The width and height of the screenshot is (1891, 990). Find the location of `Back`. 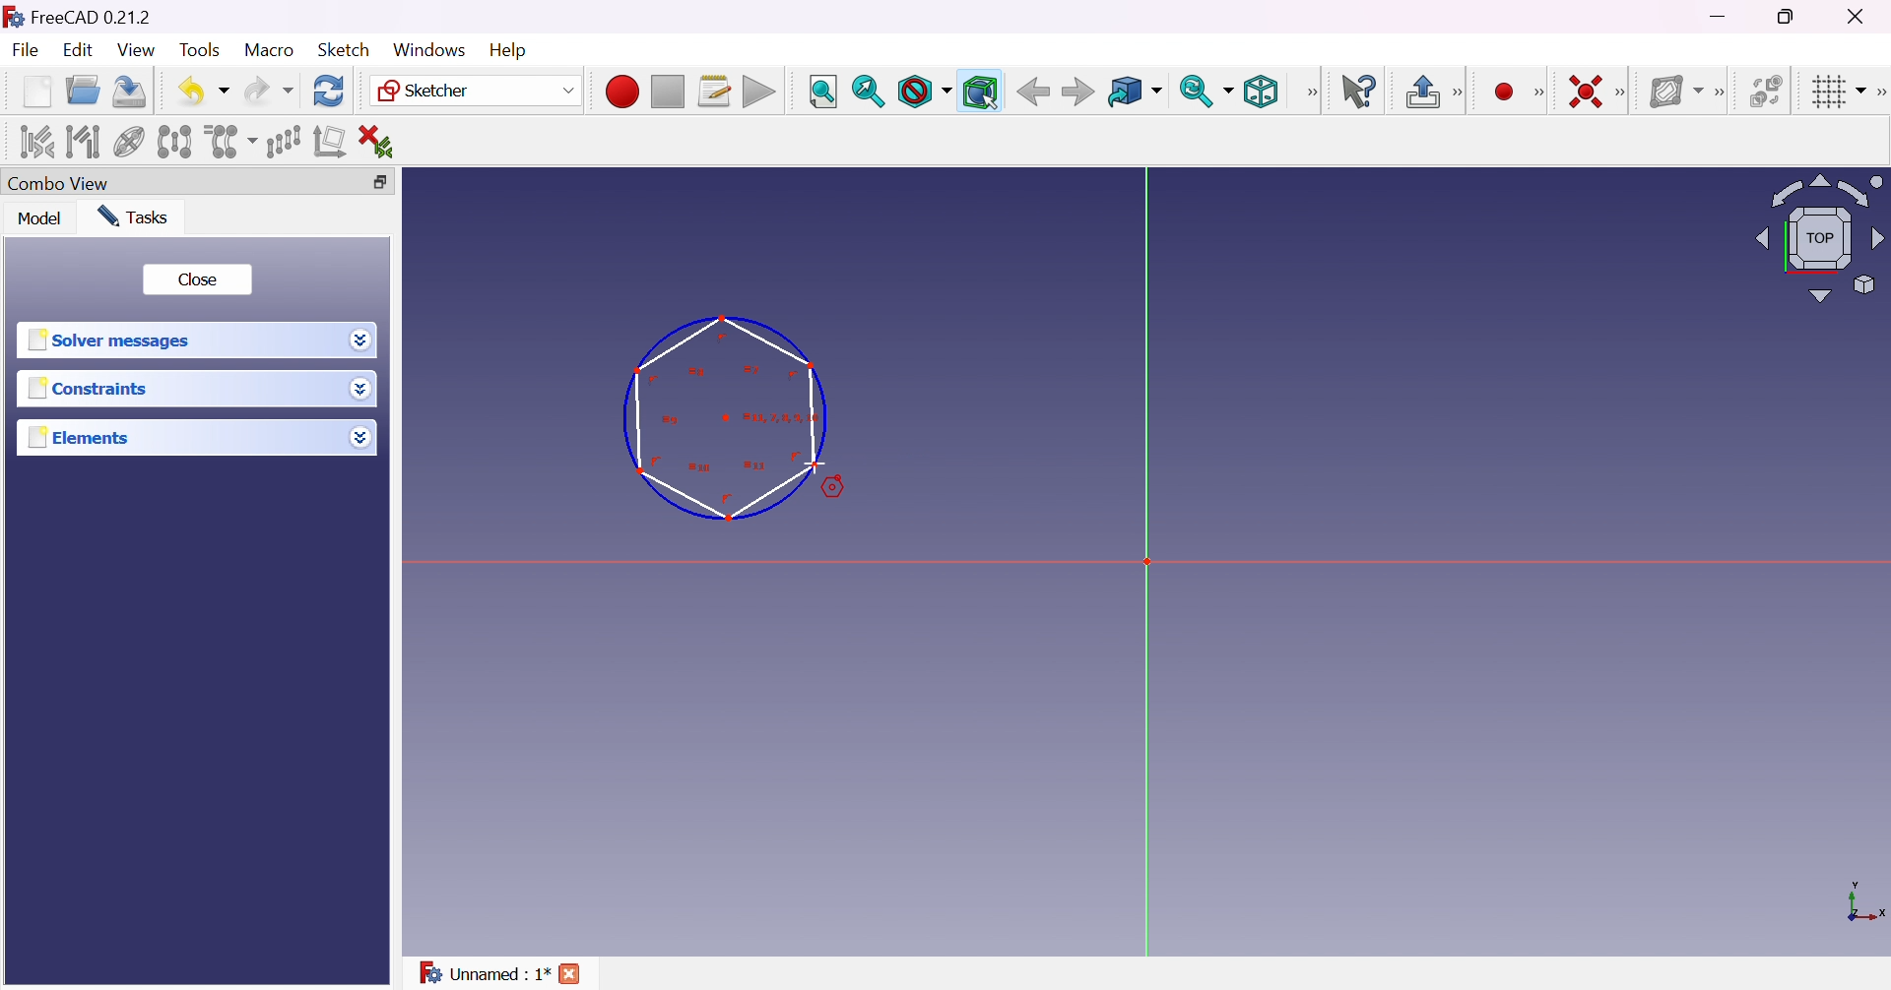

Back is located at coordinates (1029, 92).